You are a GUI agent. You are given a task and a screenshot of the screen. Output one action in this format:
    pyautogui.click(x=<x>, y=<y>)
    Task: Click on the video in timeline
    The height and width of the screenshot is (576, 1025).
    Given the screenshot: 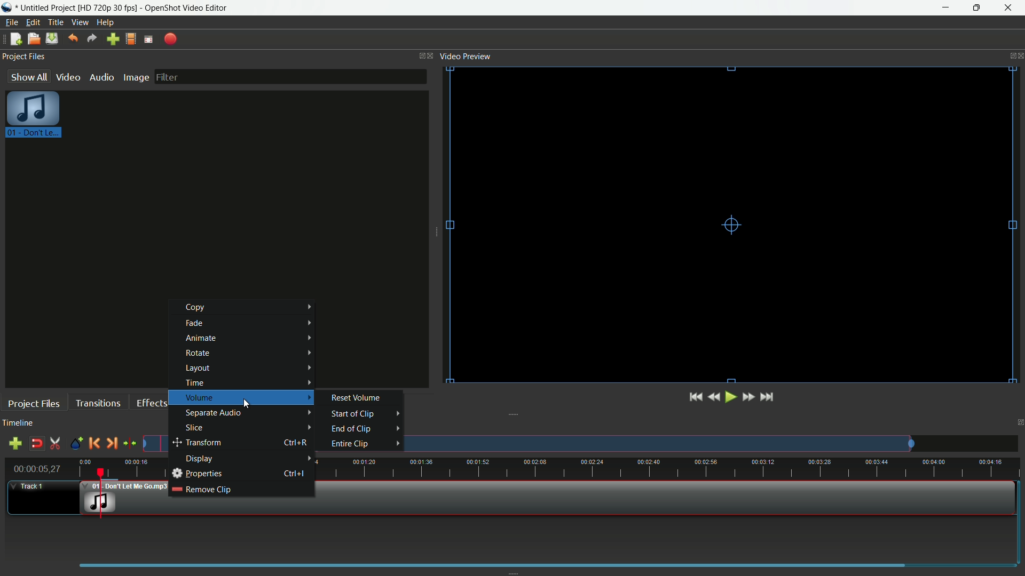 What is the action you would take?
    pyautogui.click(x=635, y=498)
    